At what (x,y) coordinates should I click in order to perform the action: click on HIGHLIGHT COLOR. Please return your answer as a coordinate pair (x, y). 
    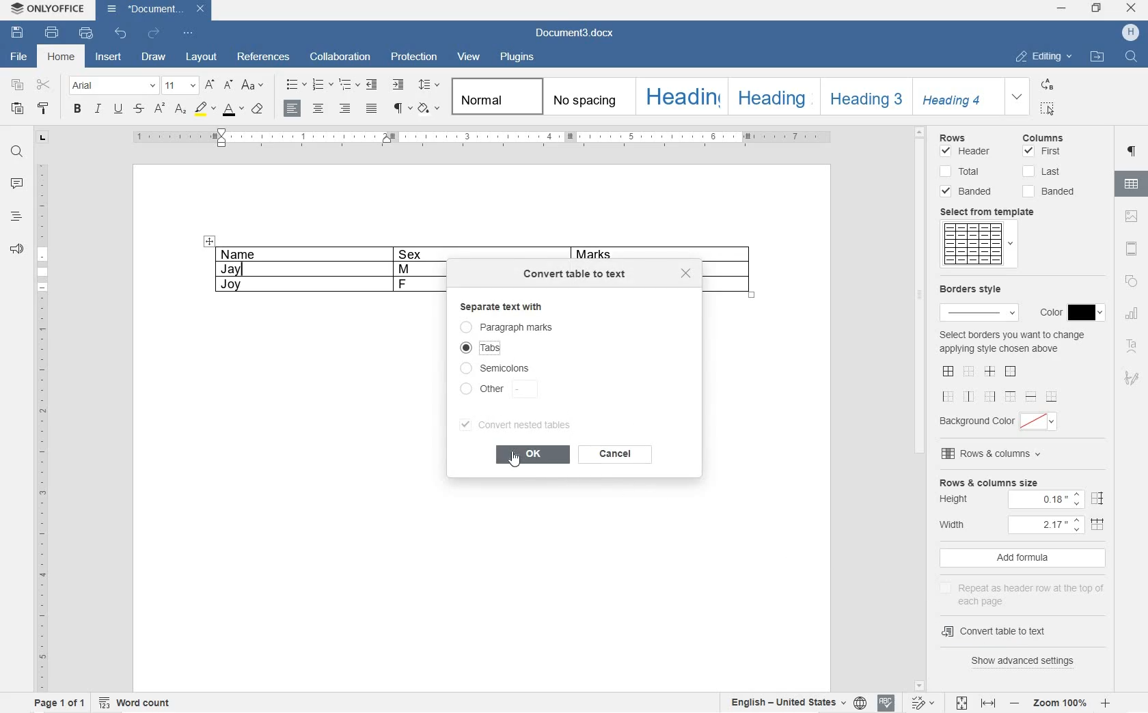
    Looking at the image, I should click on (206, 110).